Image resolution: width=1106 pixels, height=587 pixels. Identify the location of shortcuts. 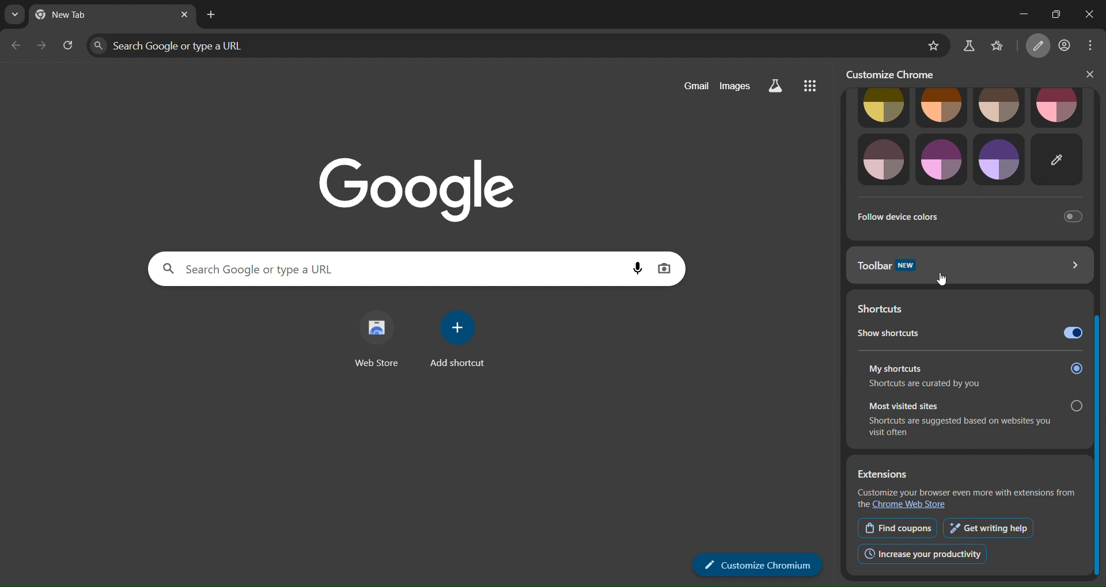
(893, 308).